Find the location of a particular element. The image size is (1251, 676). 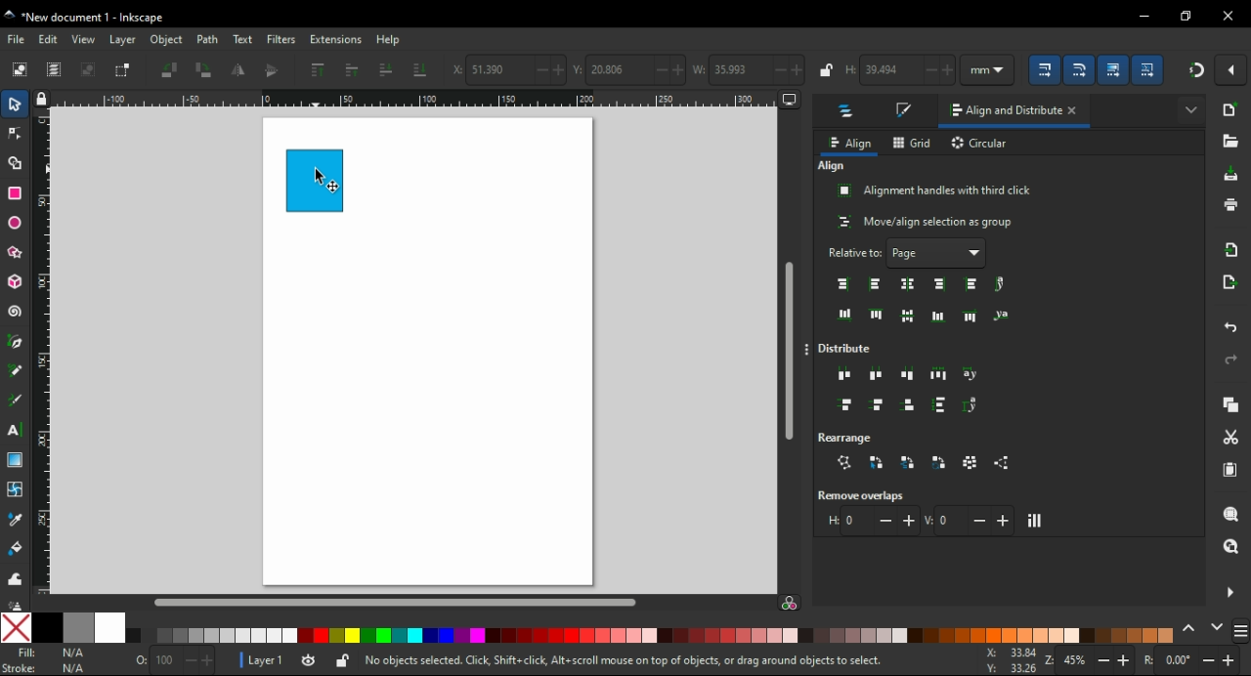

text is located at coordinates (241, 40).